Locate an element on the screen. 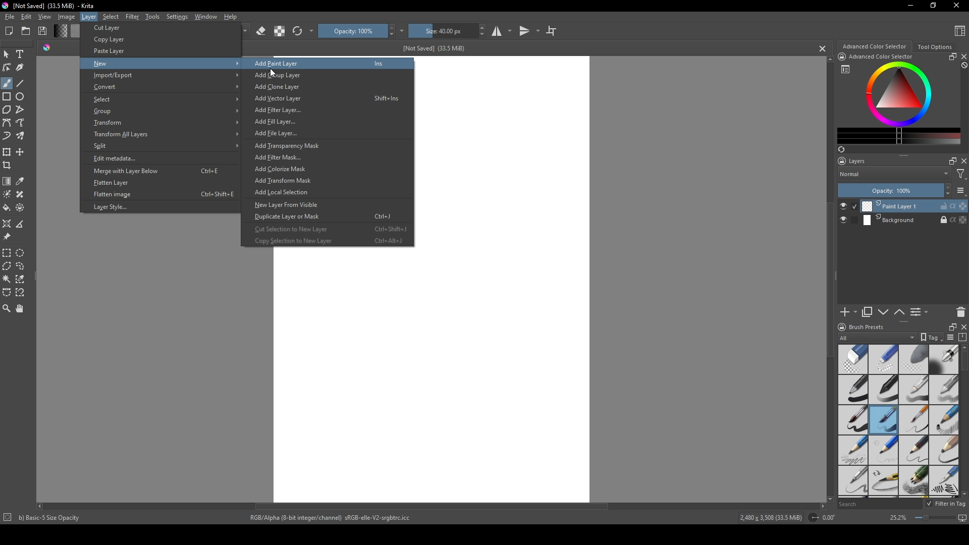 This screenshot has width=969, height=545. add new is located at coordinates (848, 312).